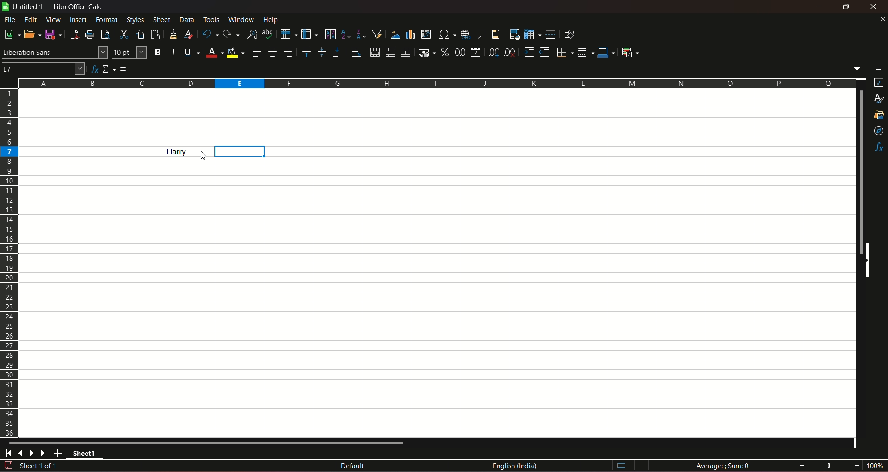 The width and height of the screenshot is (888, 472). I want to click on wrap text, so click(356, 53).